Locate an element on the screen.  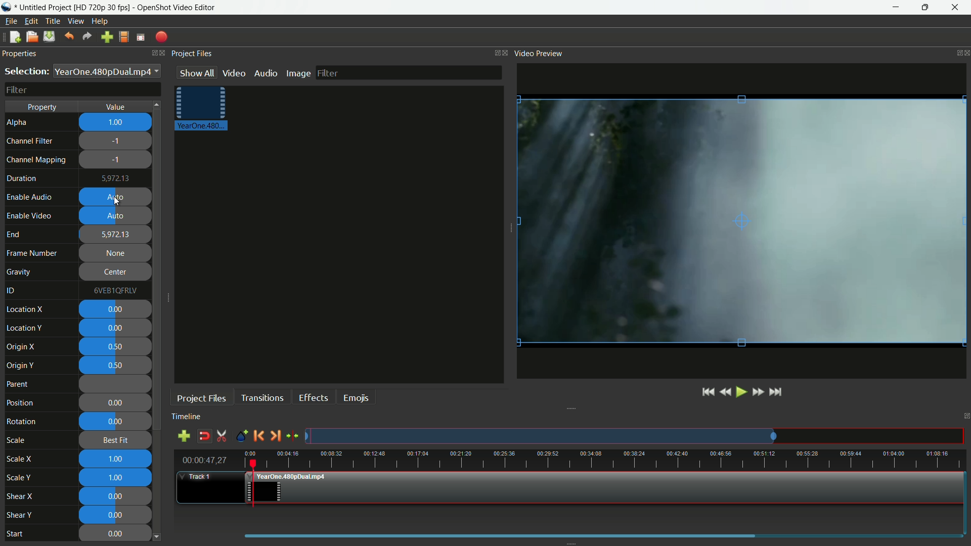
show all is located at coordinates (197, 73).